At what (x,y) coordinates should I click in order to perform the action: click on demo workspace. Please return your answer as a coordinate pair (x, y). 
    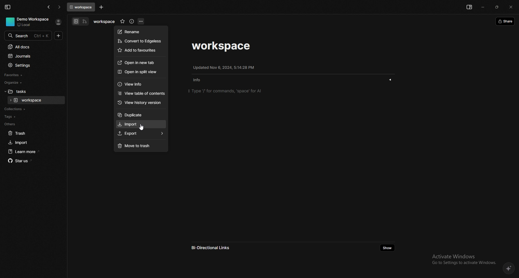
    Looking at the image, I should click on (29, 22).